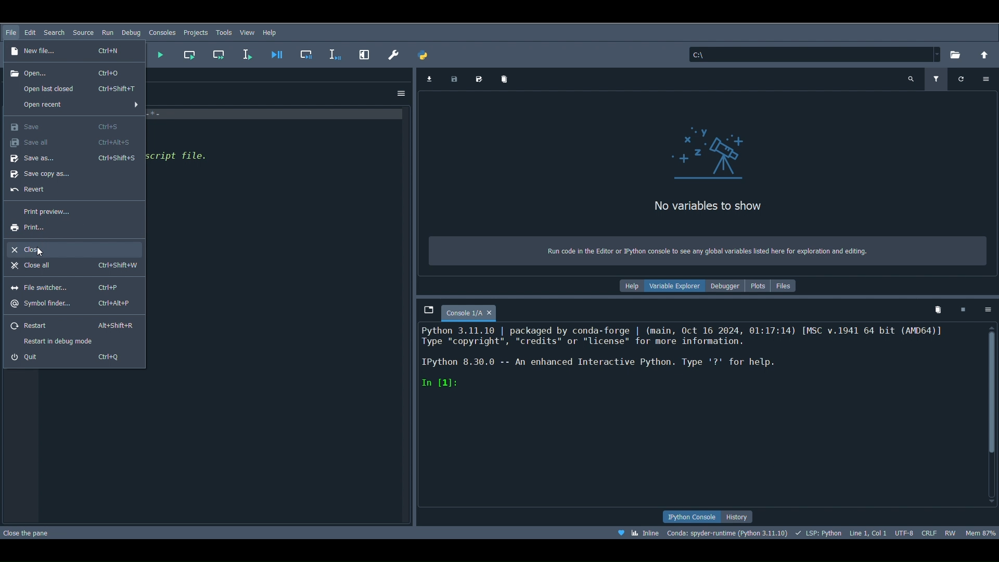 Image resolution: width=999 pixels, height=562 pixels. Describe the element at coordinates (956, 55) in the screenshot. I see `Browse a working directory` at that location.